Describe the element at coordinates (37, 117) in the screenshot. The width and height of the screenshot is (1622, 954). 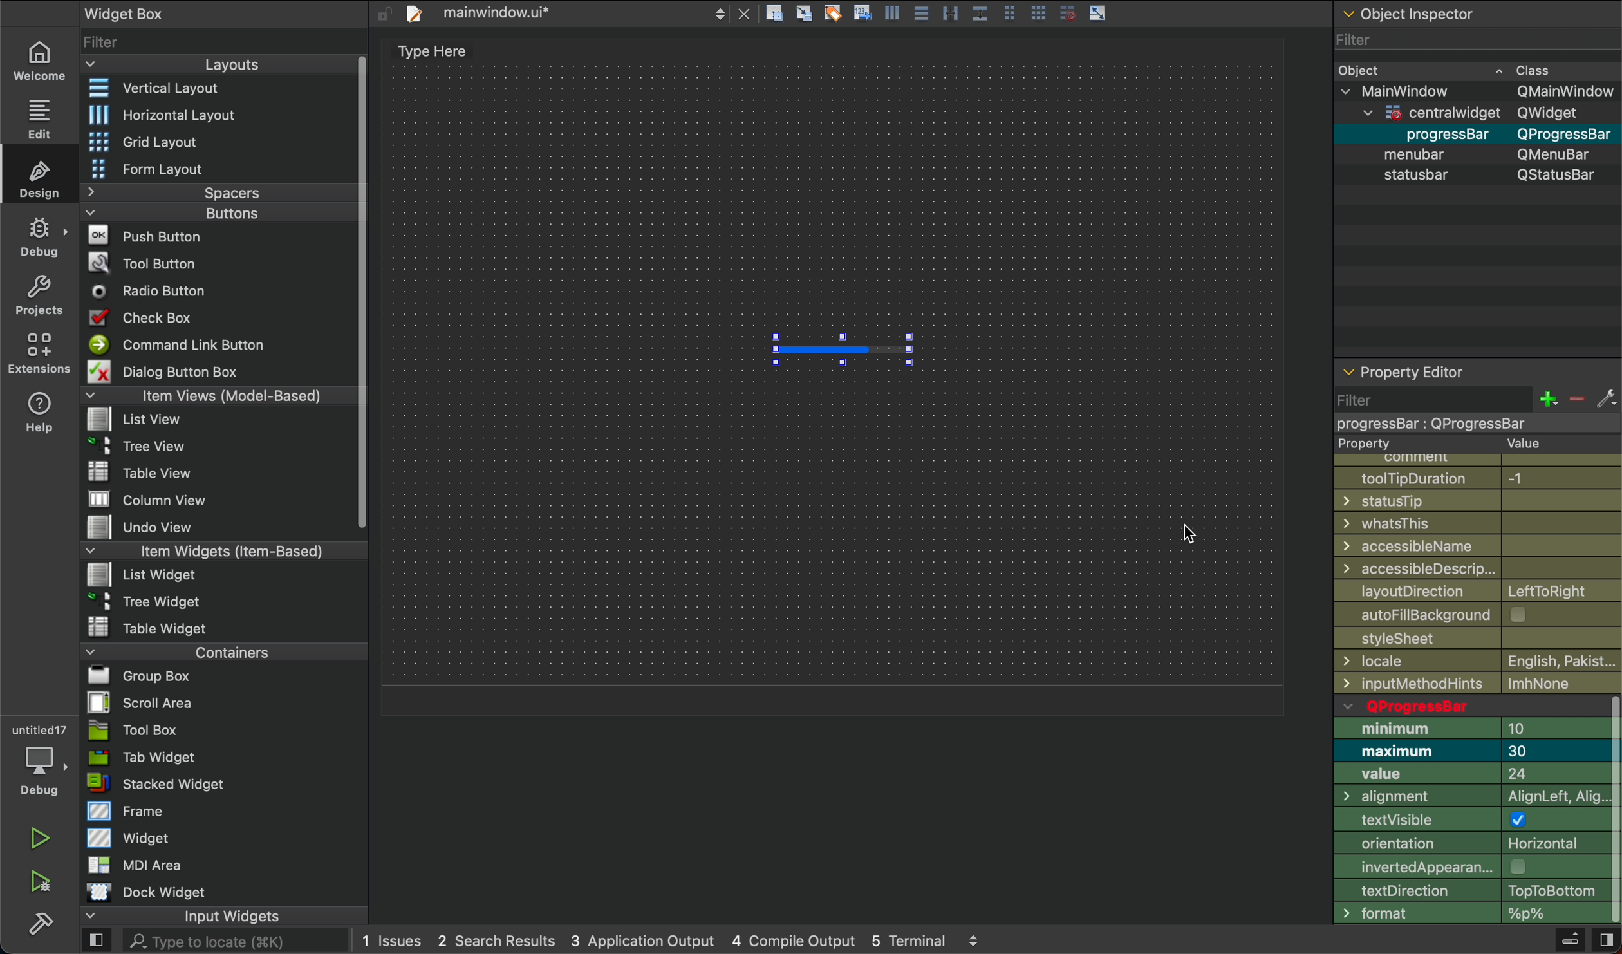
I see `edit` at that location.